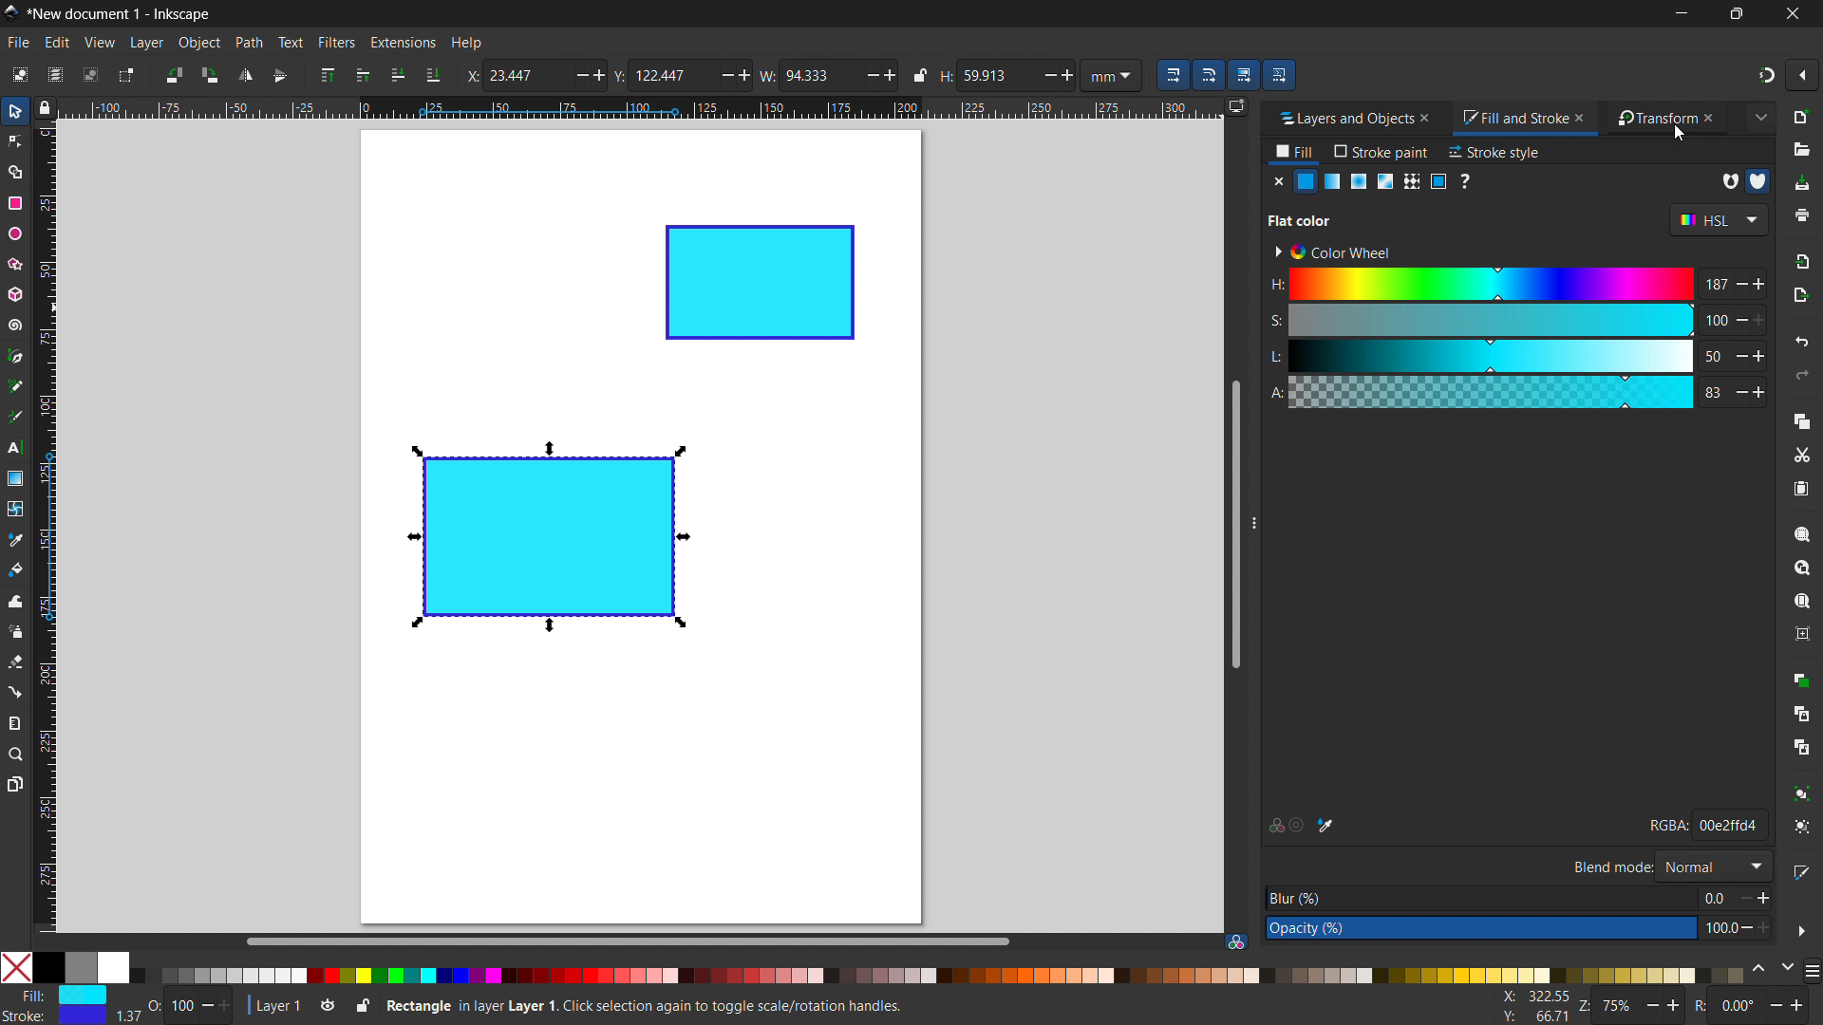 The width and height of the screenshot is (1823, 1025). Describe the element at coordinates (146, 43) in the screenshot. I see `layer` at that location.